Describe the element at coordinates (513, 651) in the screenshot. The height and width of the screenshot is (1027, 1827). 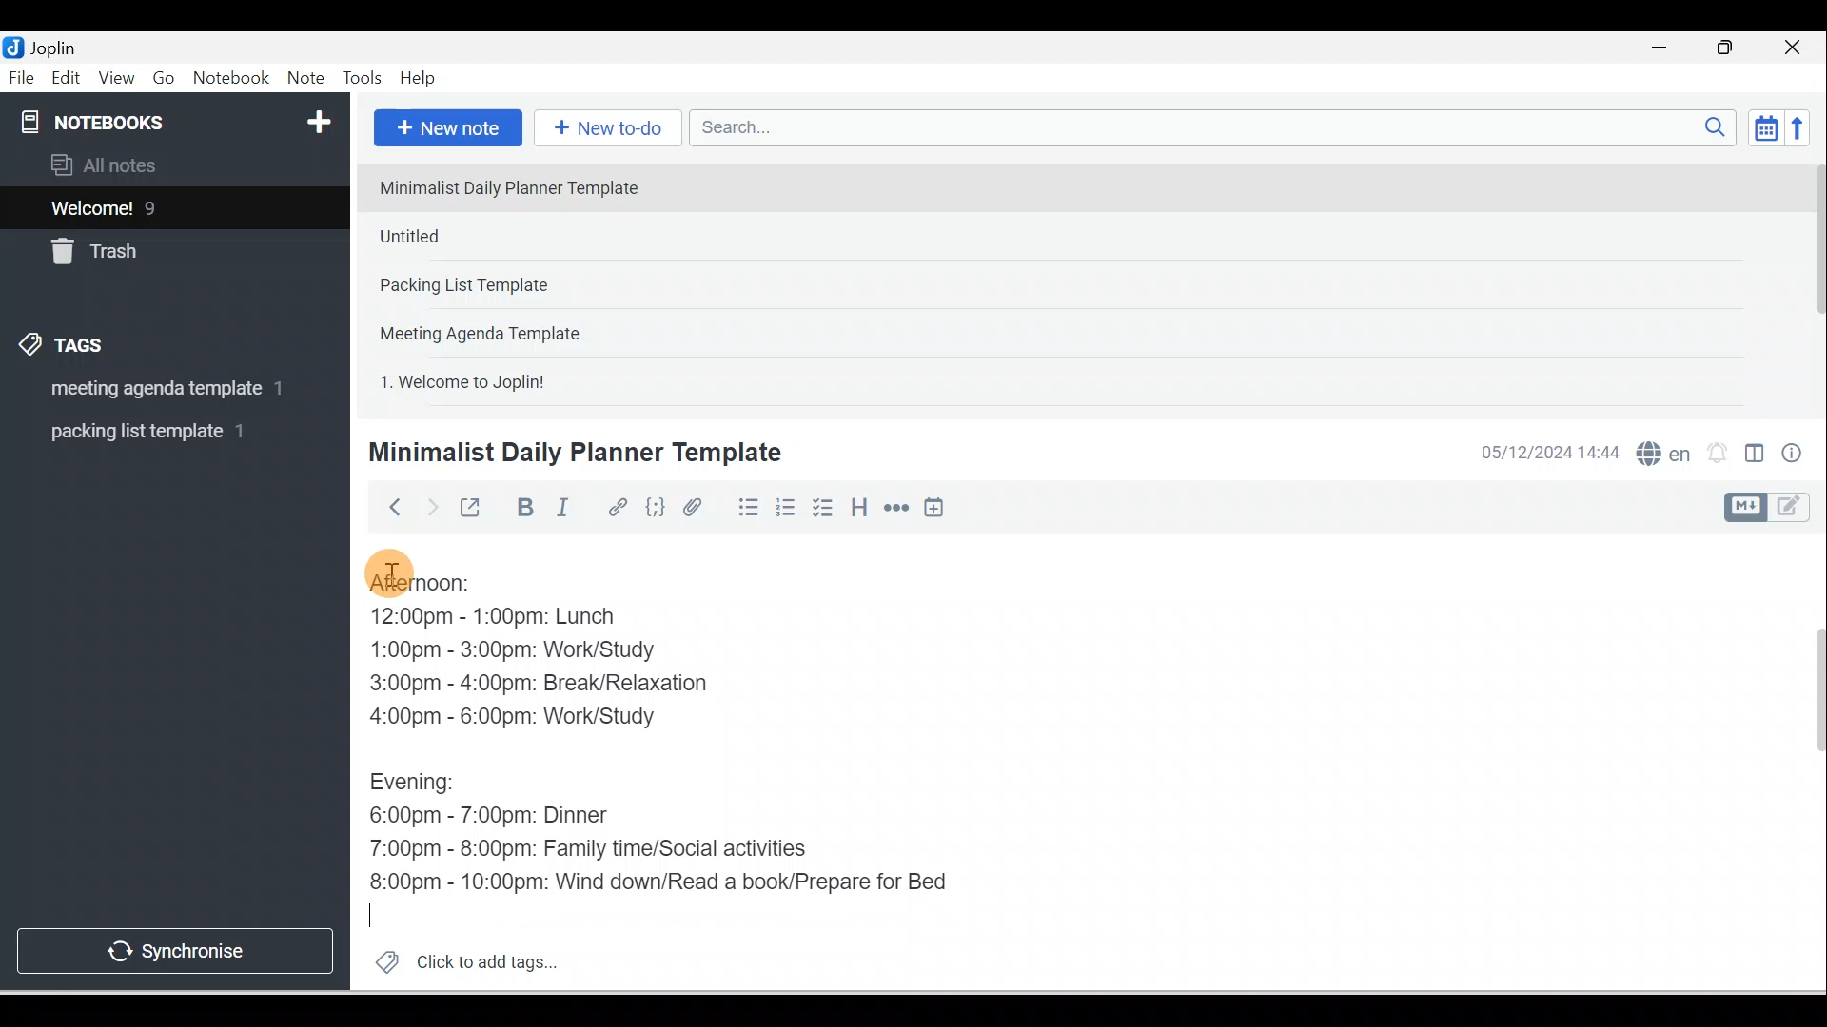
I see `1:00pm - 3:00pm: Work/Study` at that location.